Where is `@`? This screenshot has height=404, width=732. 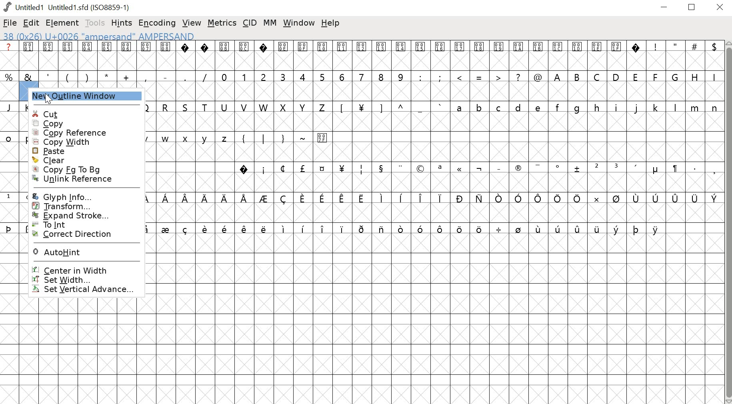 @ is located at coordinates (538, 76).